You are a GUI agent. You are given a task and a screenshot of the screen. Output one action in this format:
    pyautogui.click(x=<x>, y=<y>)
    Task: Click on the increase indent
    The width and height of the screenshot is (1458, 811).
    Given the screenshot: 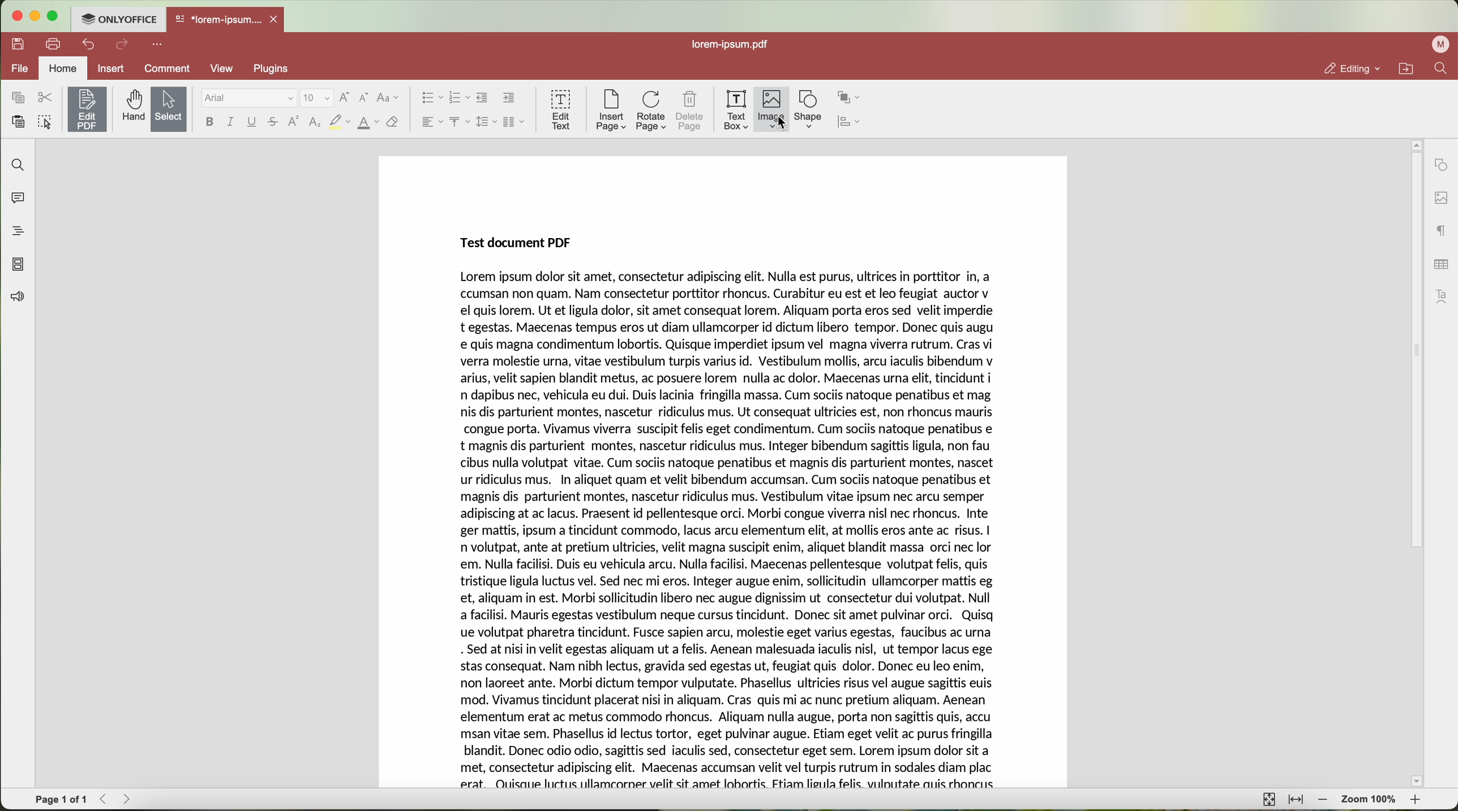 What is the action you would take?
    pyautogui.click(x=509, y=97)
    